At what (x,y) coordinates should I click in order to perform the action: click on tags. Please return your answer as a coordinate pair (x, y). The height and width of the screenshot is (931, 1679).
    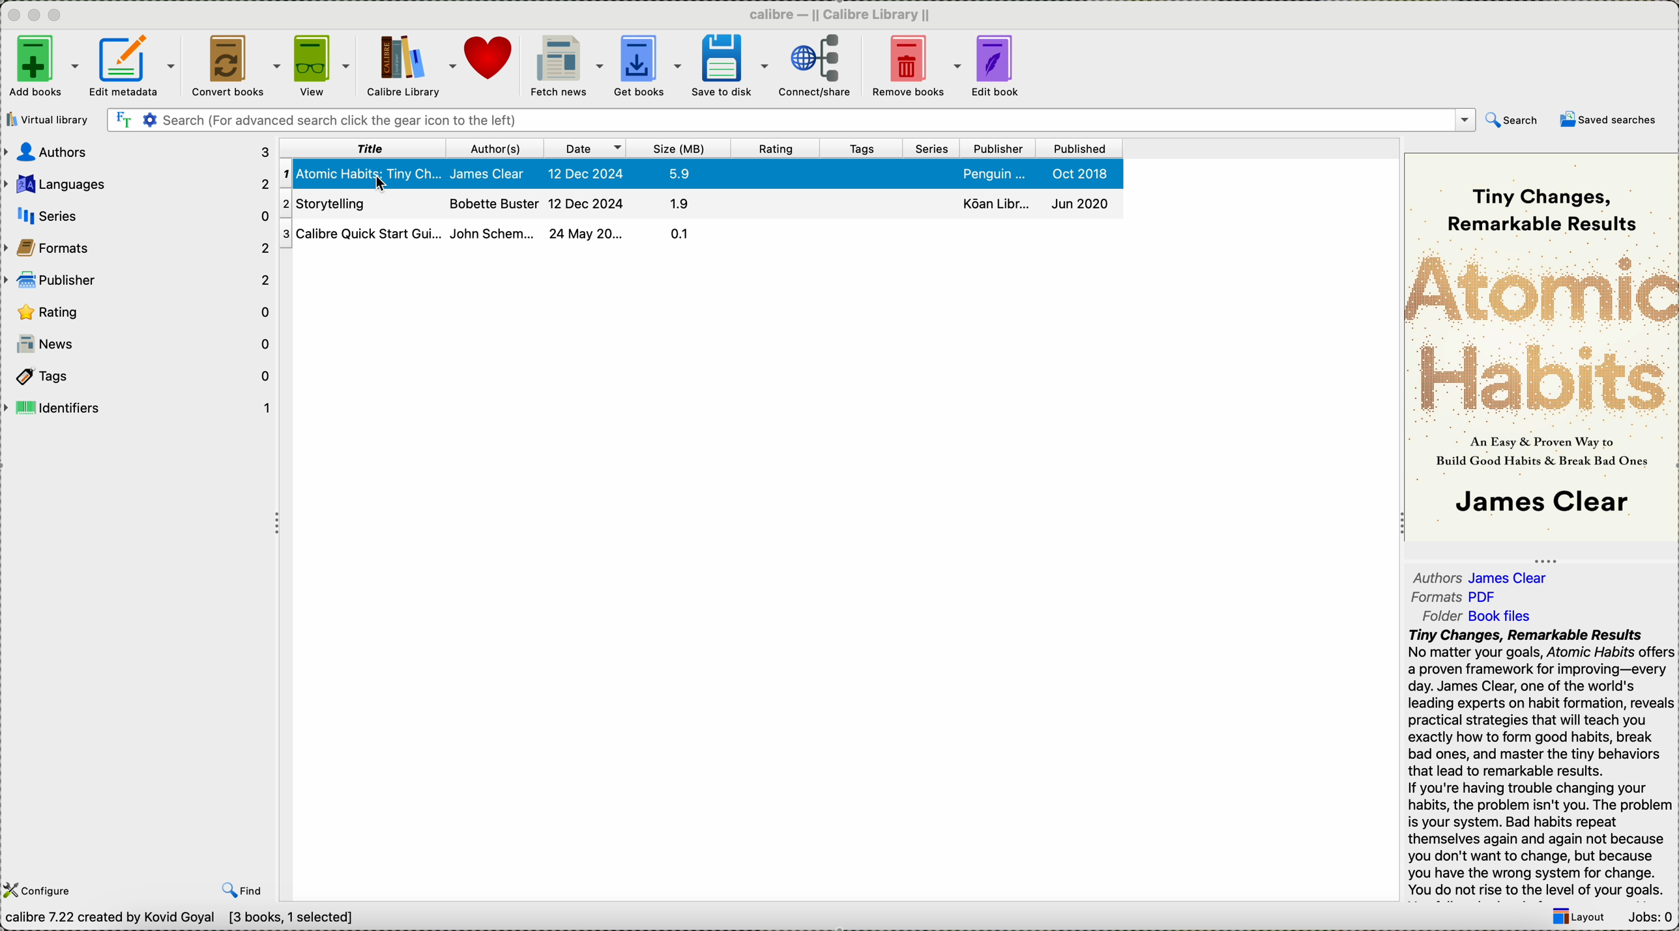
    Looking at the image, I should click on (864, 149).